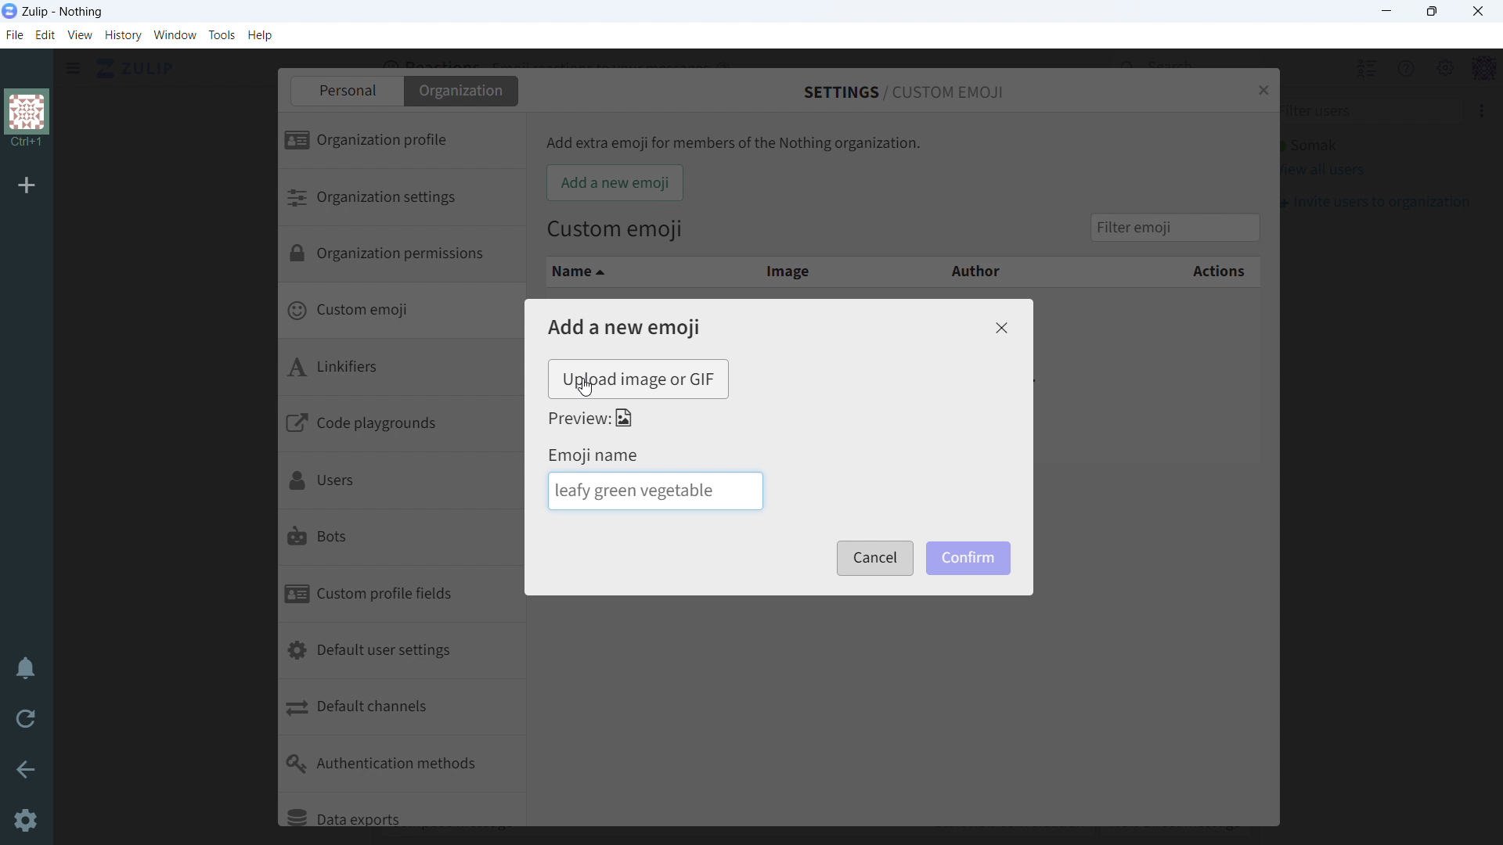  I want to click on settings/custom emoji, so click(905, 92).